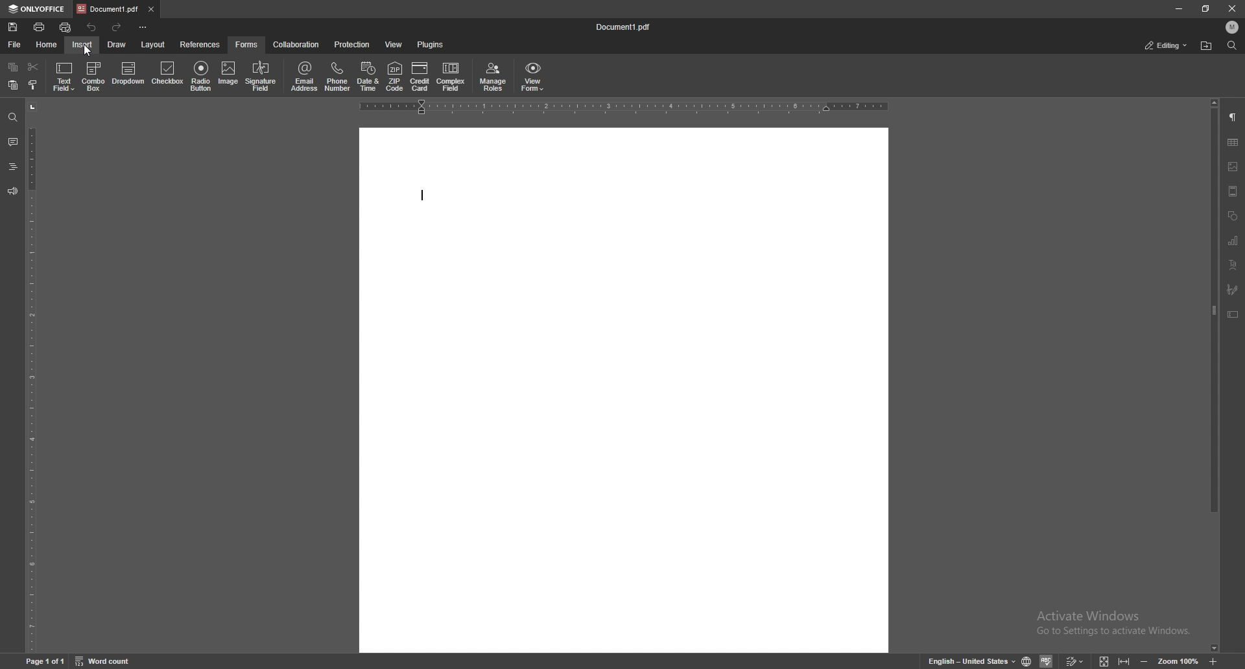 Image resolution: width=1245 pixels, height=669 pixels. I want to click on profile, so click(1233, 27).